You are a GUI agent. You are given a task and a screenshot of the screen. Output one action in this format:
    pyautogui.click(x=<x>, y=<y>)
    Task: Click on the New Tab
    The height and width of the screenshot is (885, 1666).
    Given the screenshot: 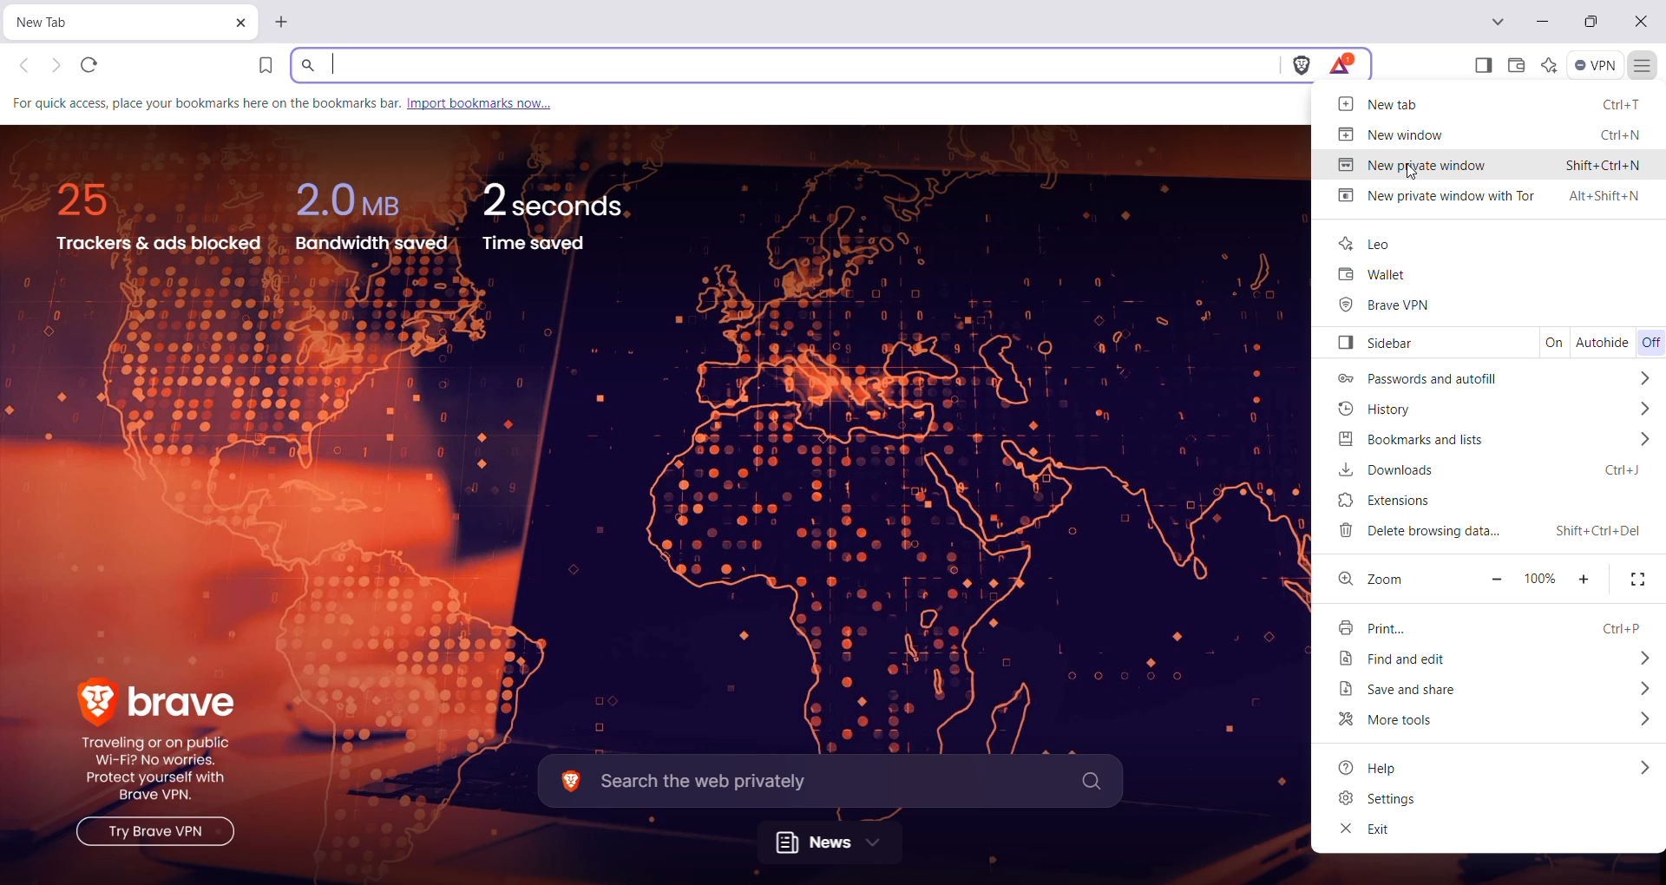 What is the action you would take?
    pyautogui.click(x=100, y=24)
    